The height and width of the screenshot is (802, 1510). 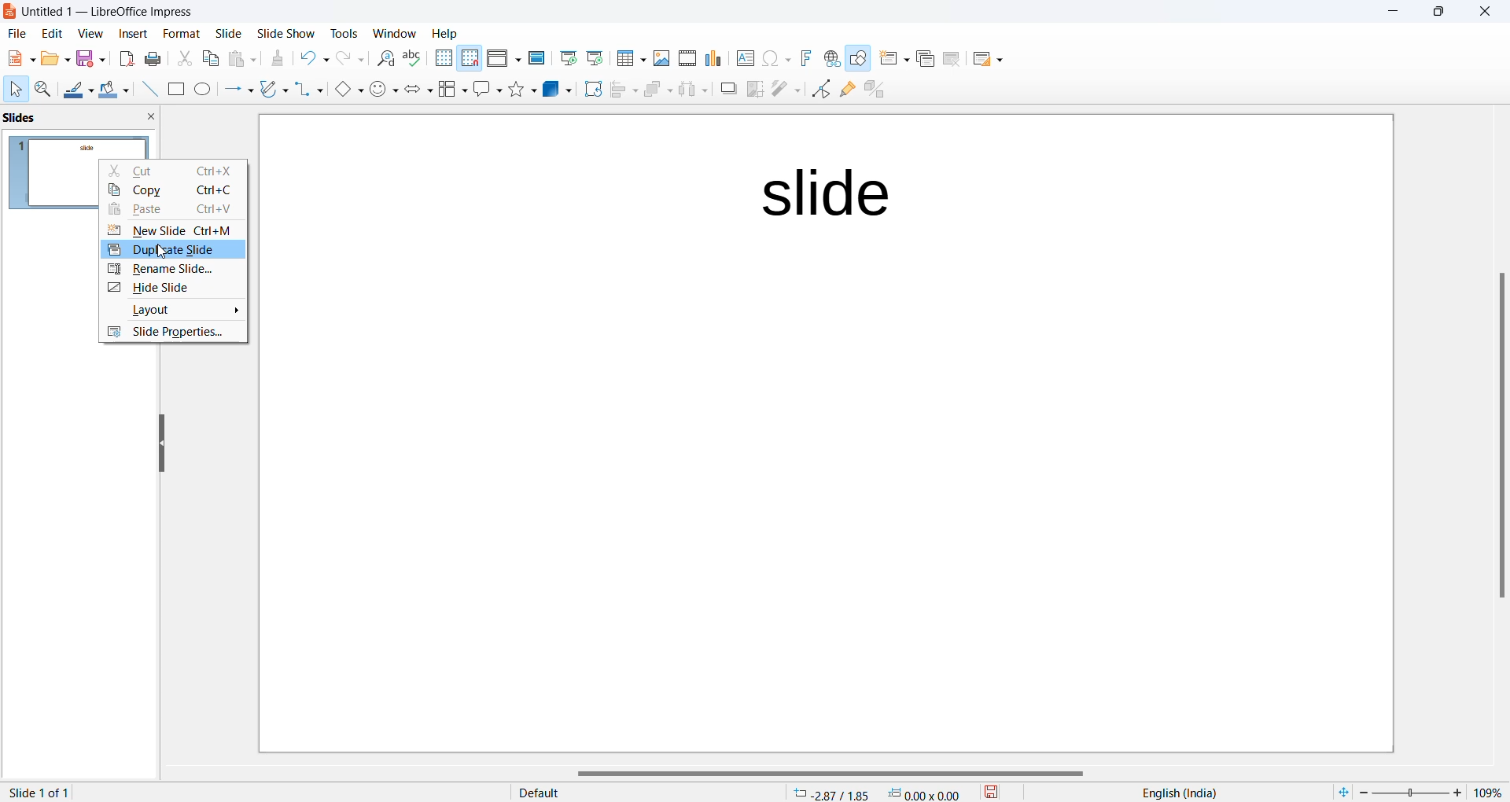 What do you see at coordinates (344, 88) in the screenshot?
I see `basic shapes` at bounding box center [344, 88].